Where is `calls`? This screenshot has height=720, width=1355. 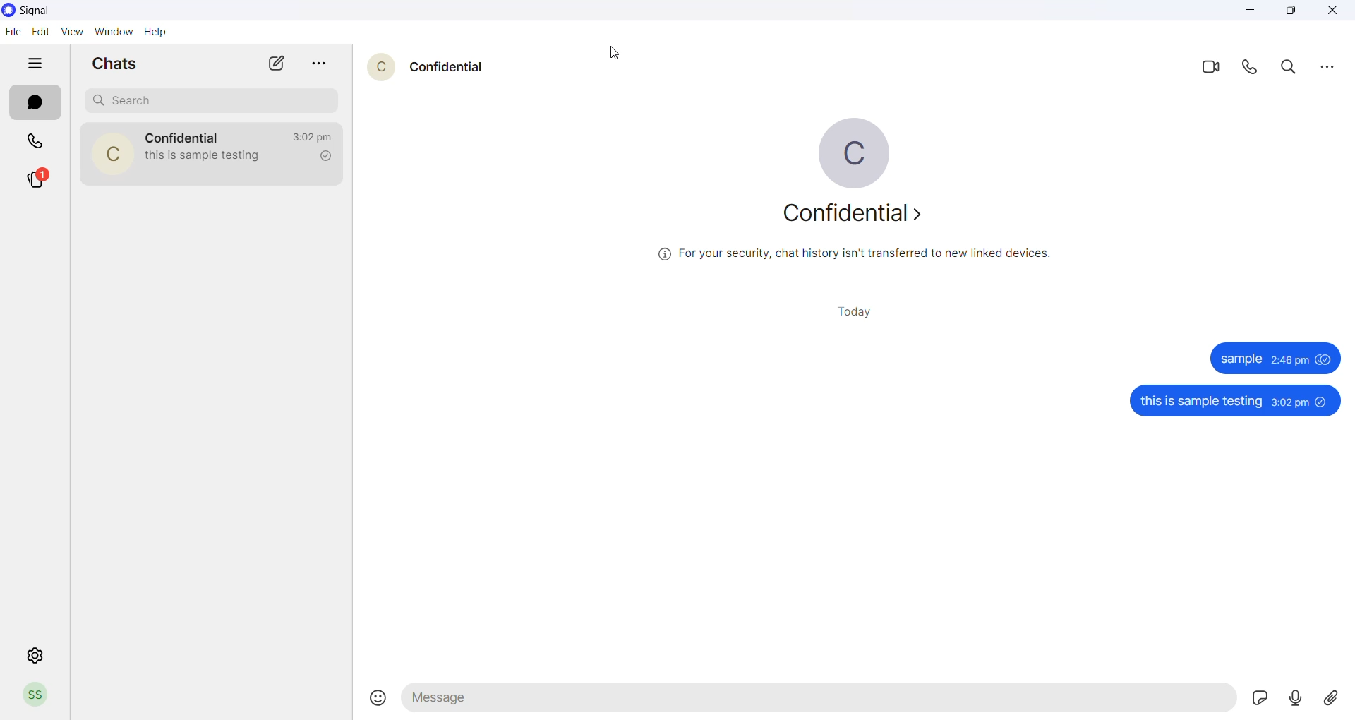 calls is located at coordinates (36, 140).